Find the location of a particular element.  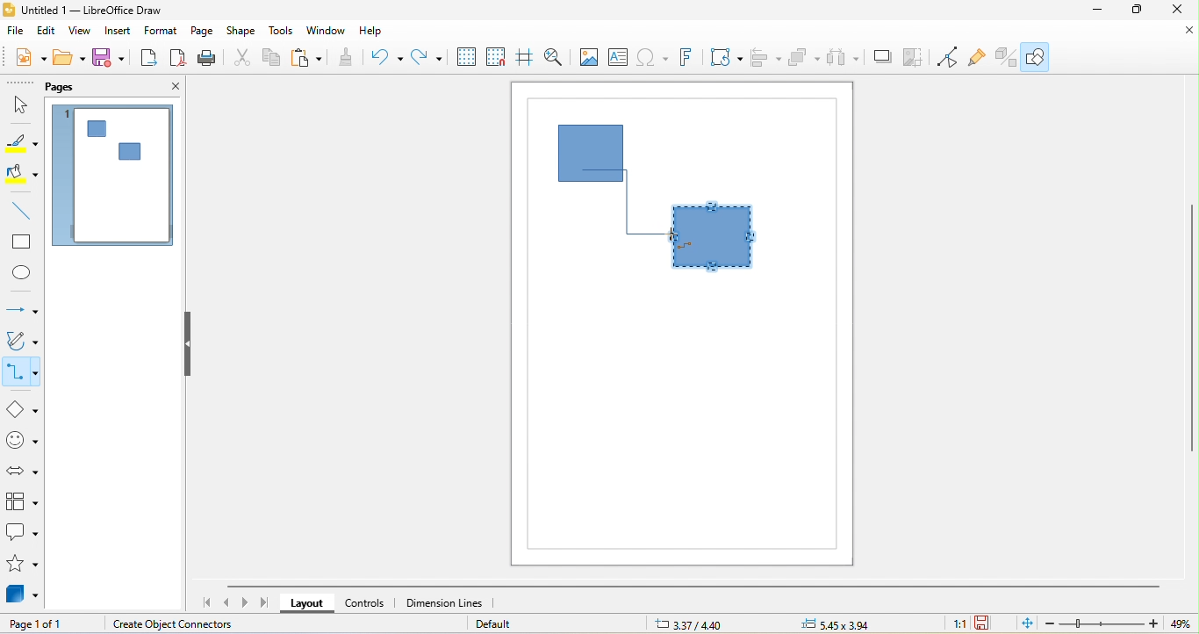

cut is located at coordinates (241, 59).